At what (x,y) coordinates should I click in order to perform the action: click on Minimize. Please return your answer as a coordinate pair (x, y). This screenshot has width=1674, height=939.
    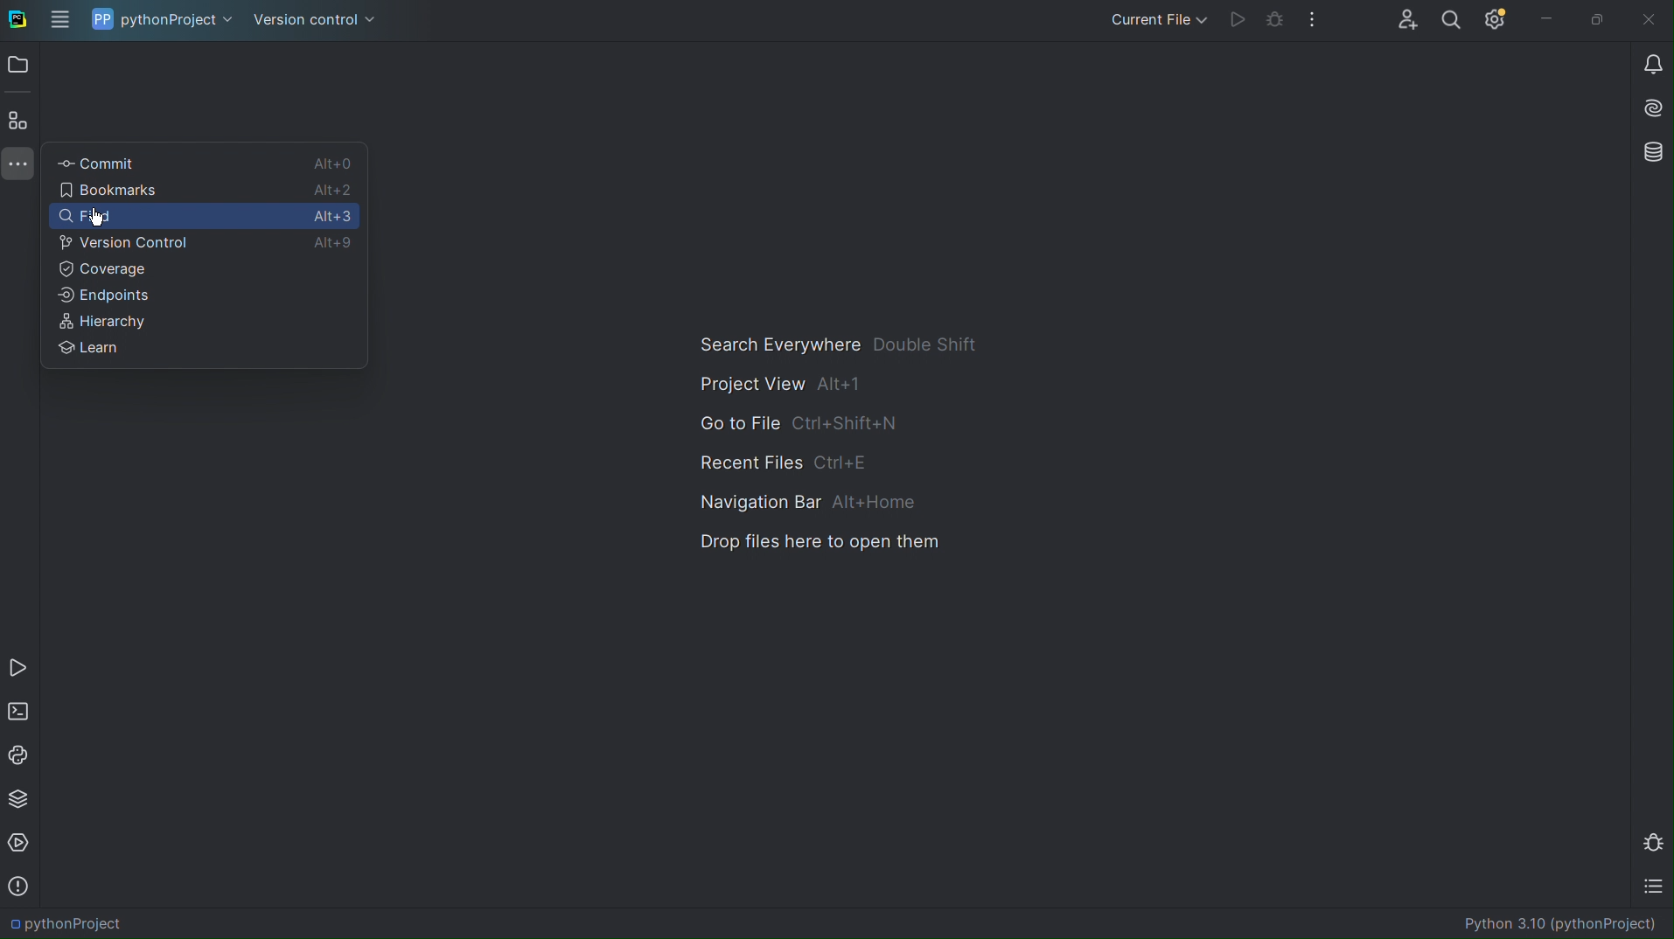
    Looking at the image, I should click on (1548, 21).